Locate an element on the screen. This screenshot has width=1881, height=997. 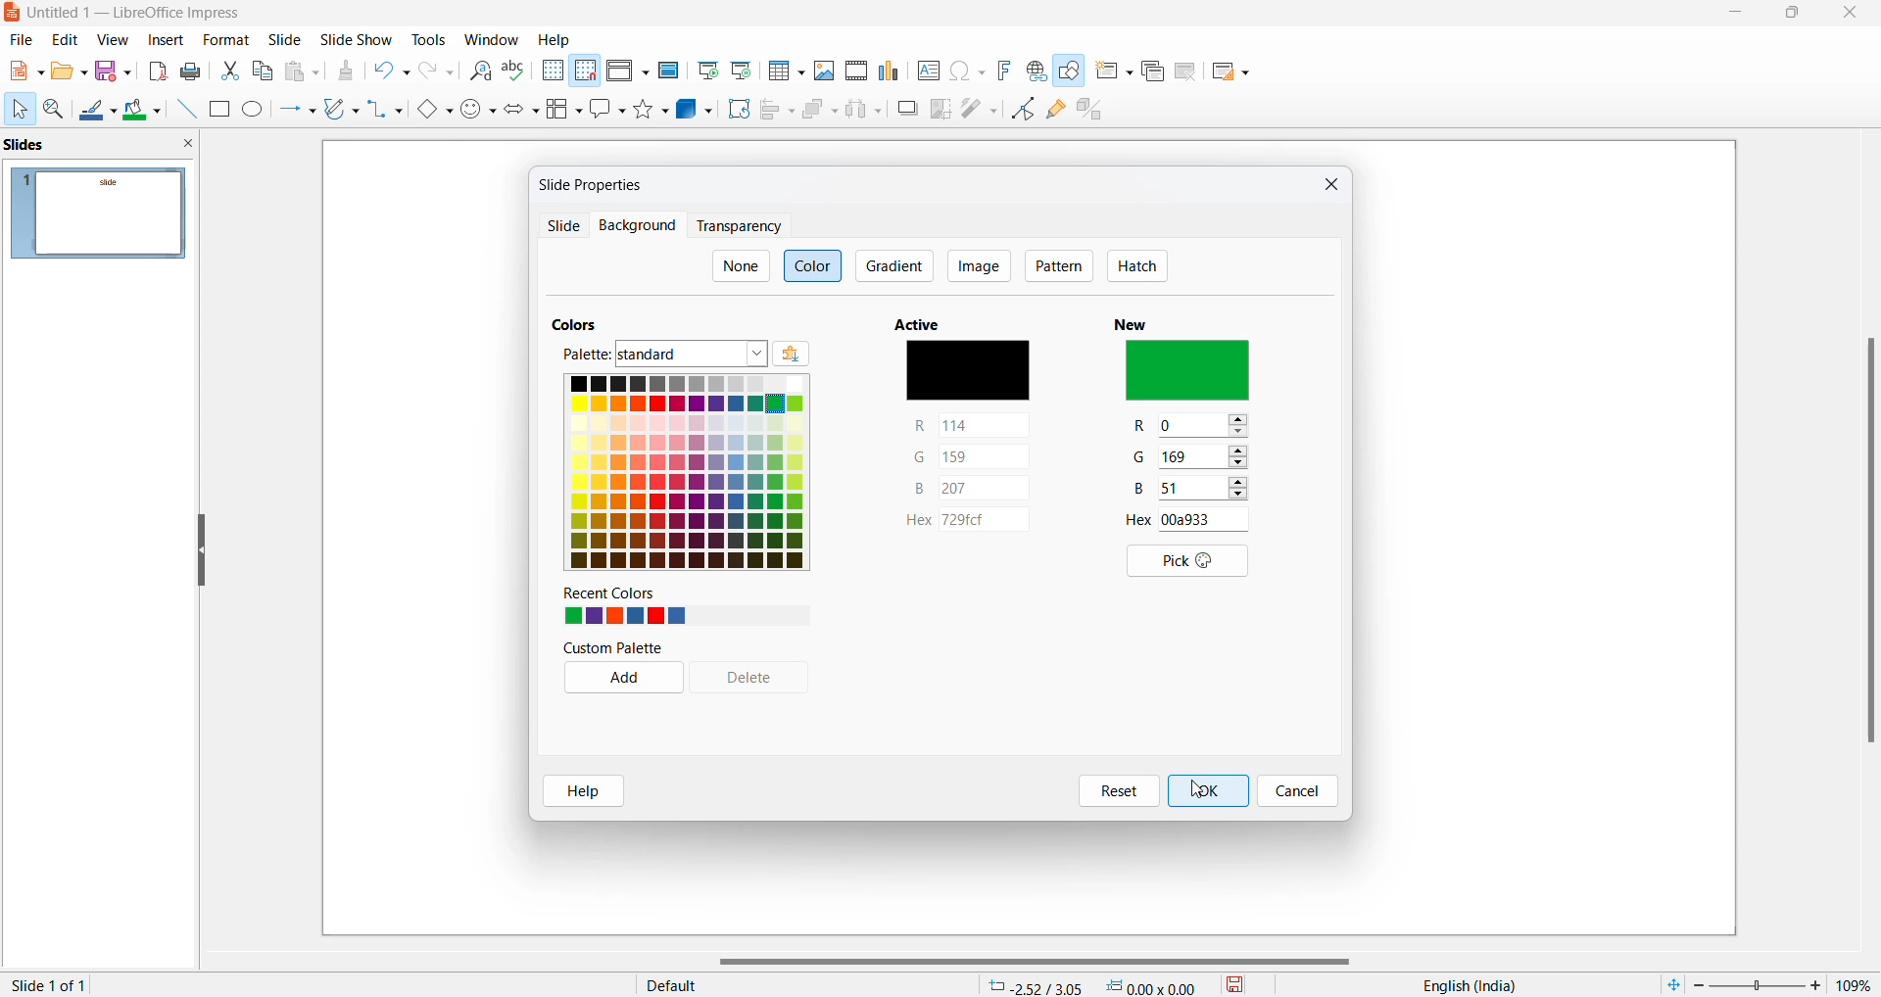
filter is located at coordinates (979, 107).